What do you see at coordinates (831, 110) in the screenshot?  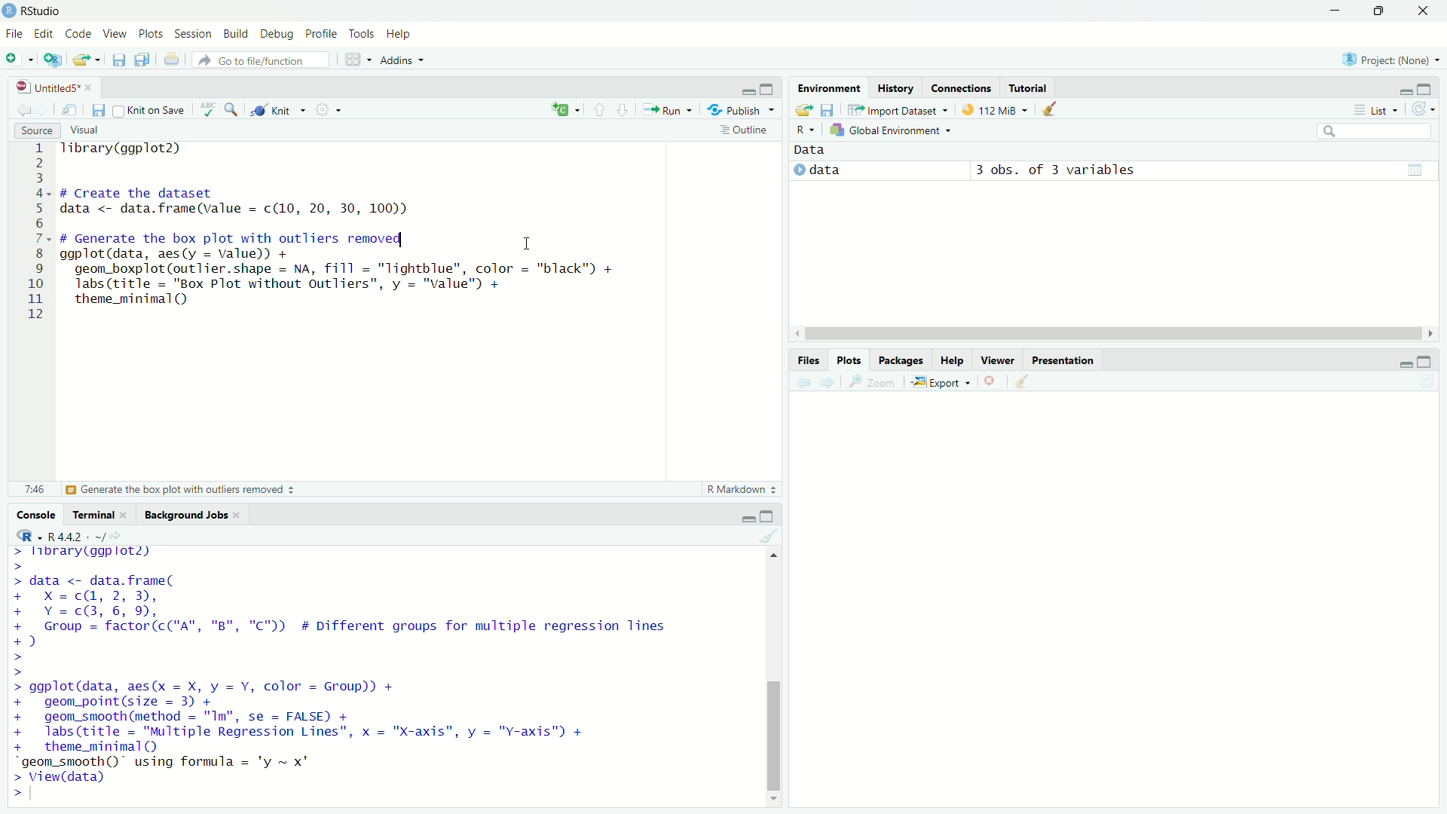 I see `files` at bounding box center [831, 110].